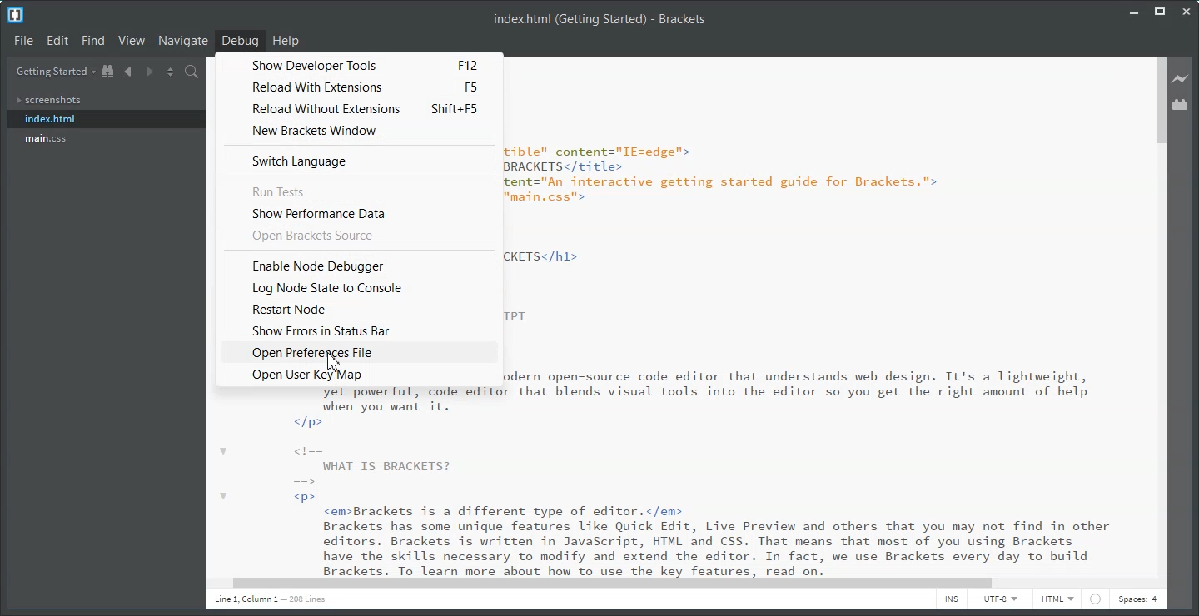  I want to click on Live Preview, so click(1181, 78).